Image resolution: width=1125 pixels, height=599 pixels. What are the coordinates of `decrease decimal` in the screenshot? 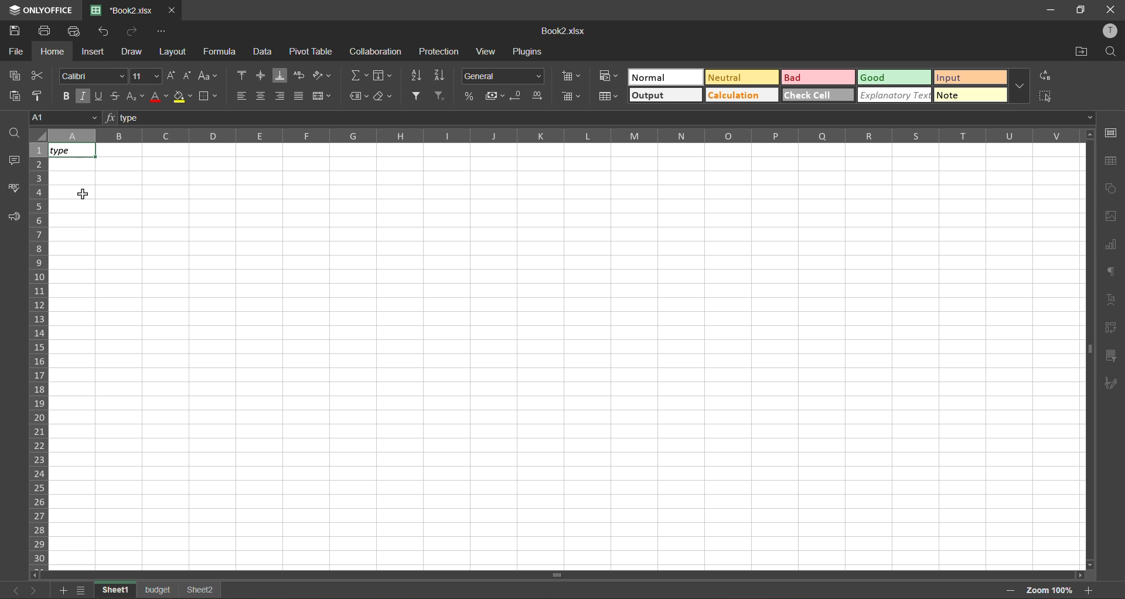 It's located at (519, 96).